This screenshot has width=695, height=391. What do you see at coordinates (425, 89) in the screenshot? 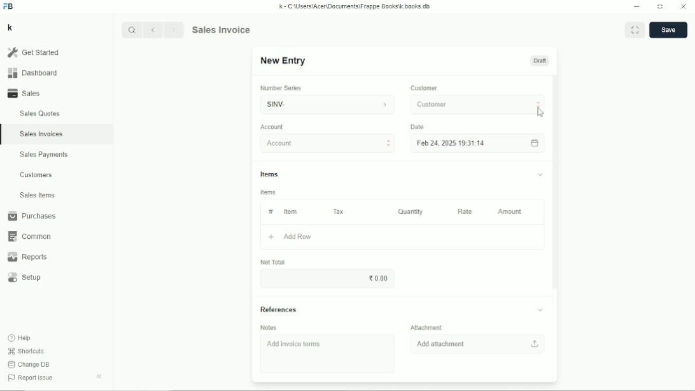
I see `Customer` at bounding box center [425, 89].